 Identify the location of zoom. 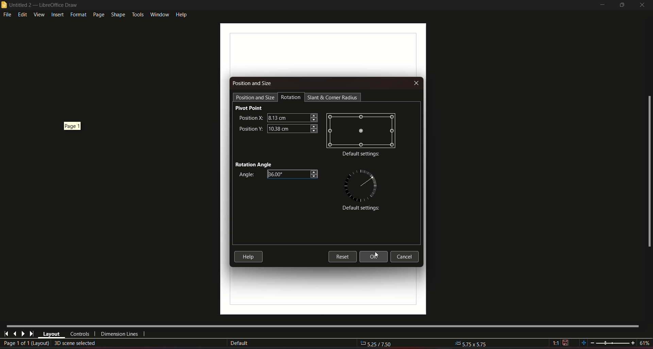
(615, 342).